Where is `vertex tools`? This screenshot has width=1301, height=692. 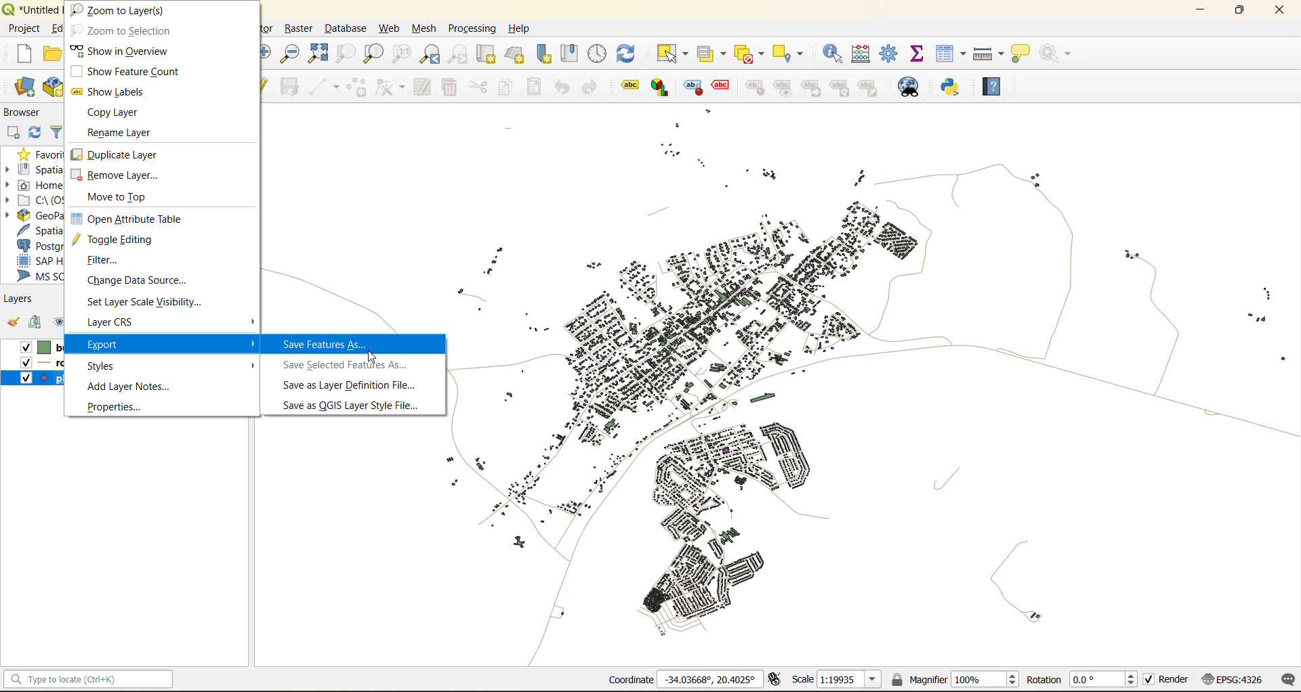
vertex tools is located at coordinates (391, 87).